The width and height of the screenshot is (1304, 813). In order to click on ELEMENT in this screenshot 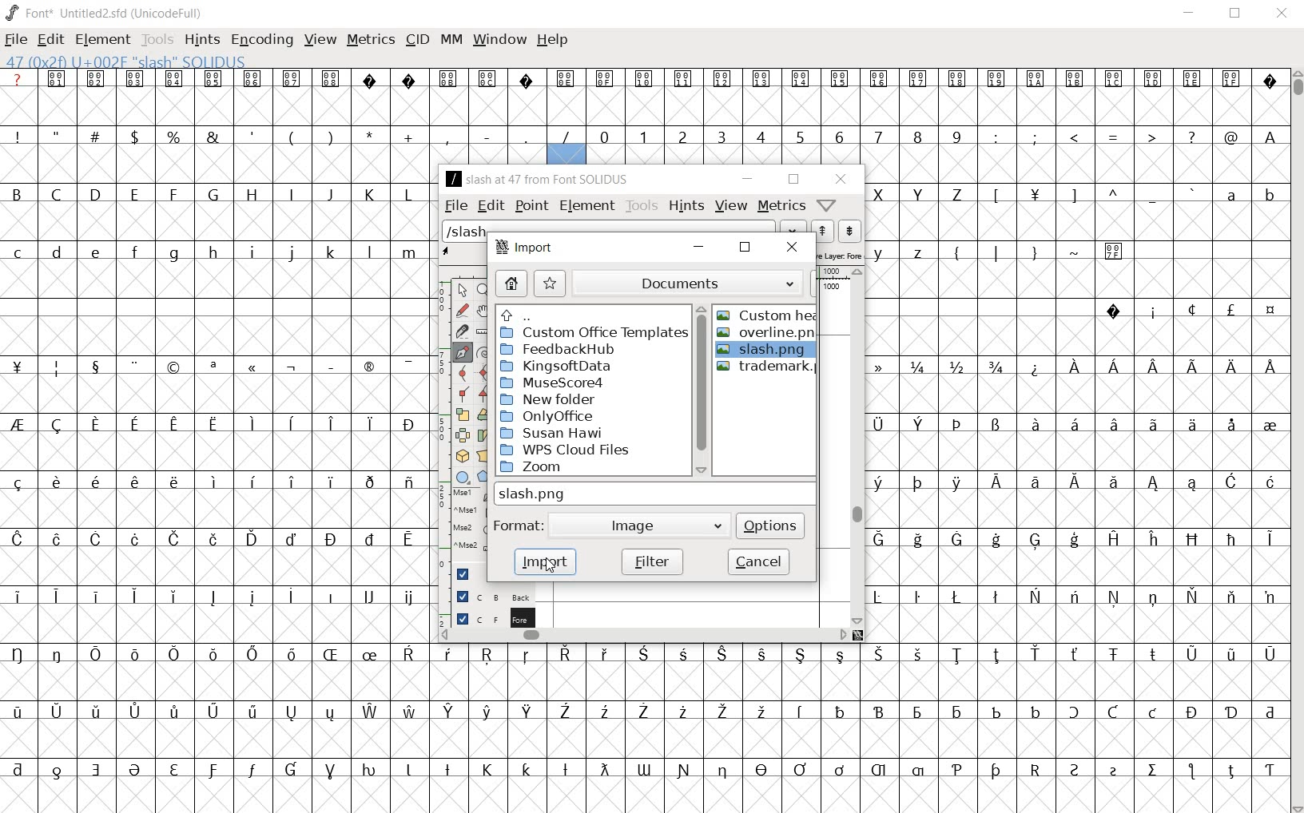, I will do `click(102, 40)`.